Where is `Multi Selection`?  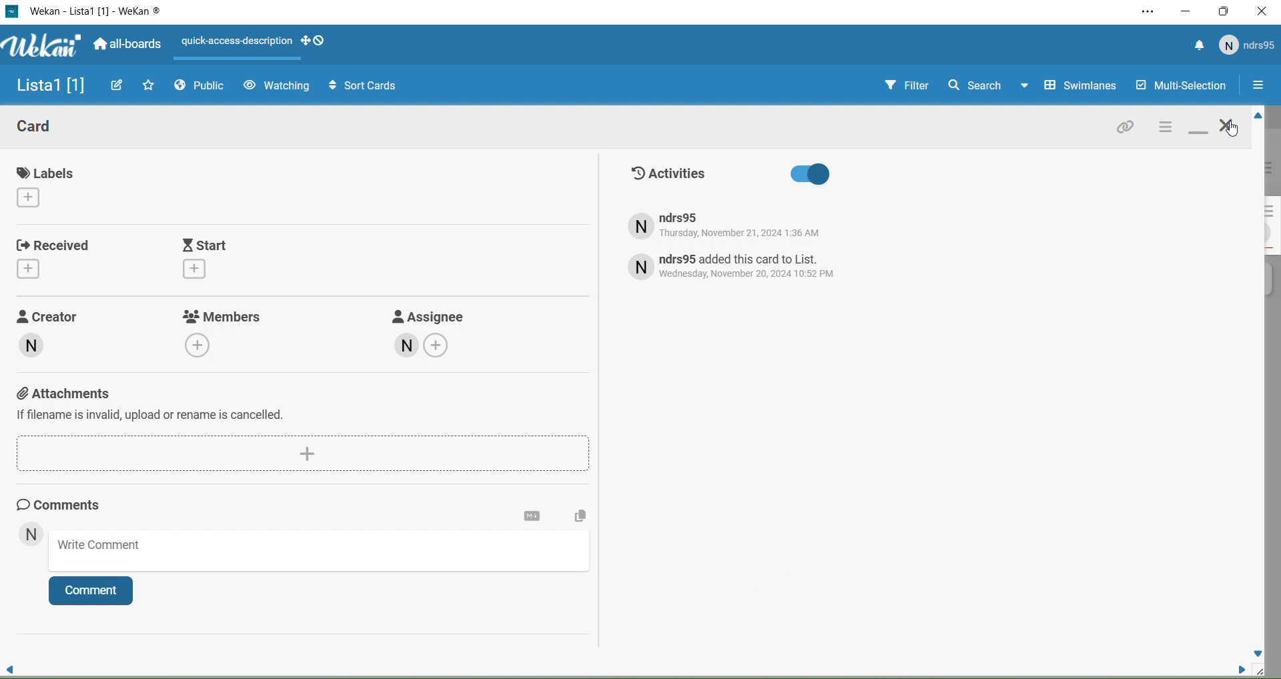
Multi Selection is located at coordinates (1180, 87).